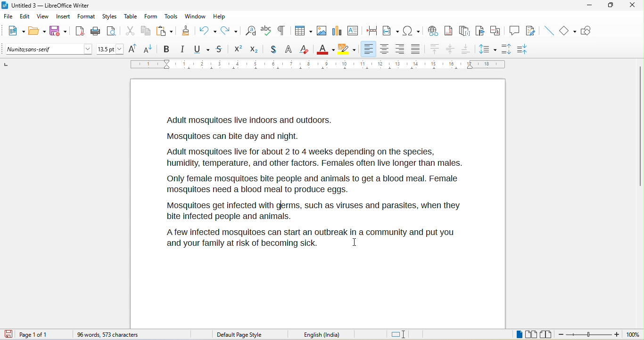 The width and height of the screenshot is (644, 340). Describe the element at coordinates (325, 49) in the screenshot. I see `font color` at that location.